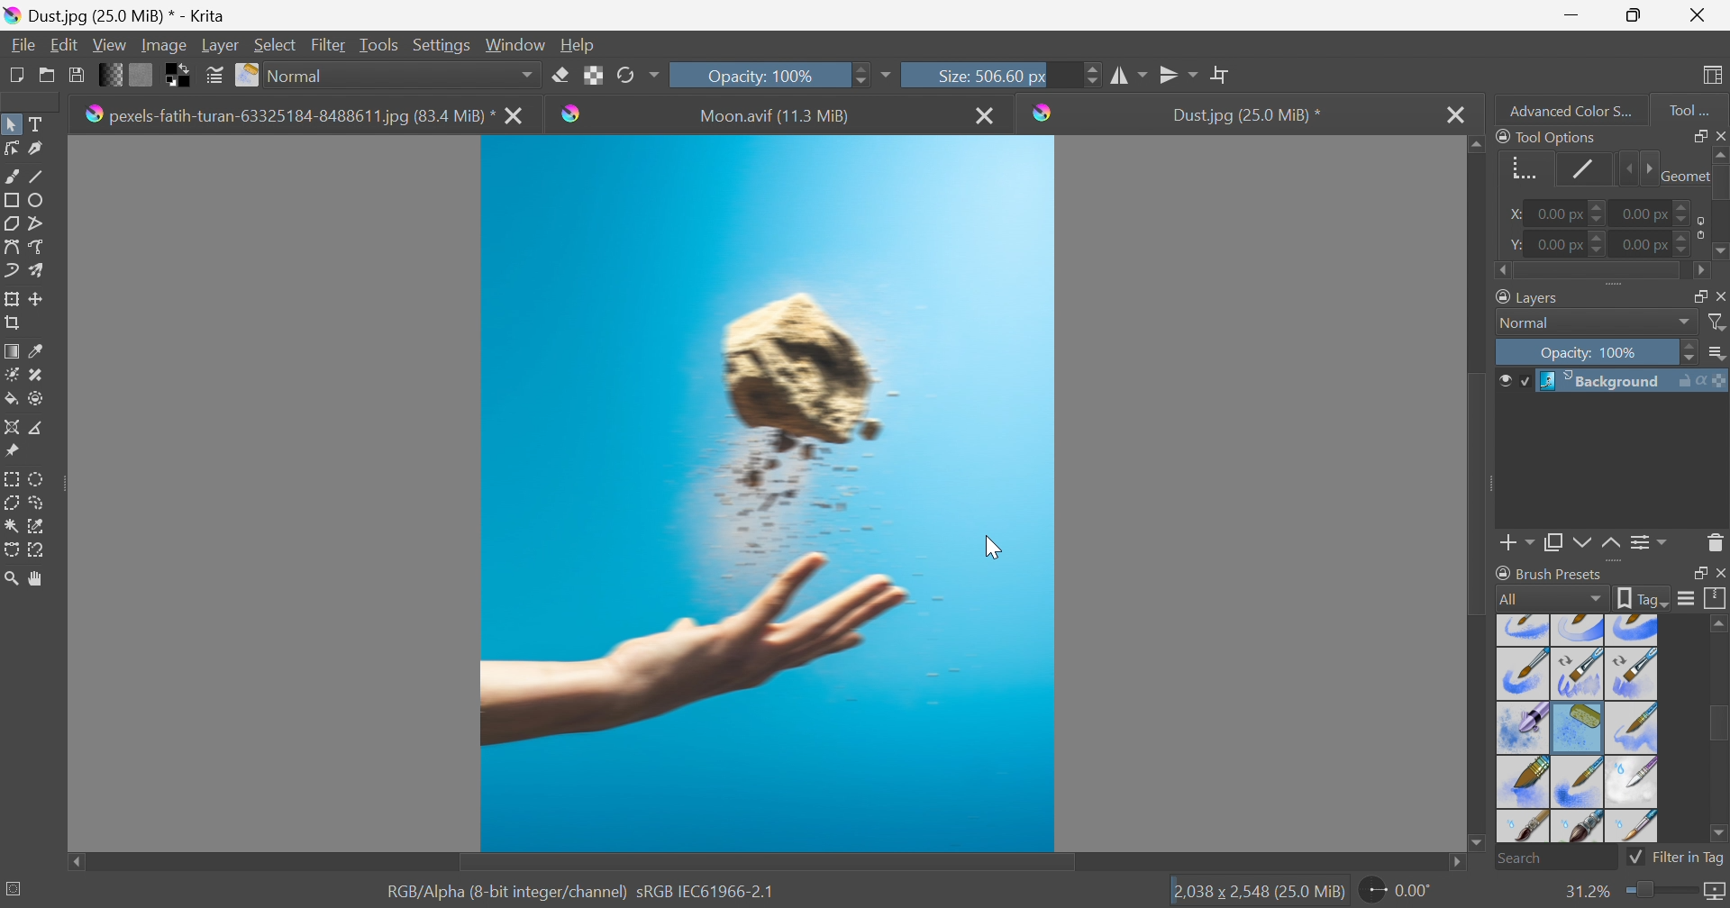  What do you see at coordinates (581, 890) in the screenshot?
I see `RGB Alpha (8-bit integer/channel) sRGB IEC61966-2.1` at bounding box center [581, 890].